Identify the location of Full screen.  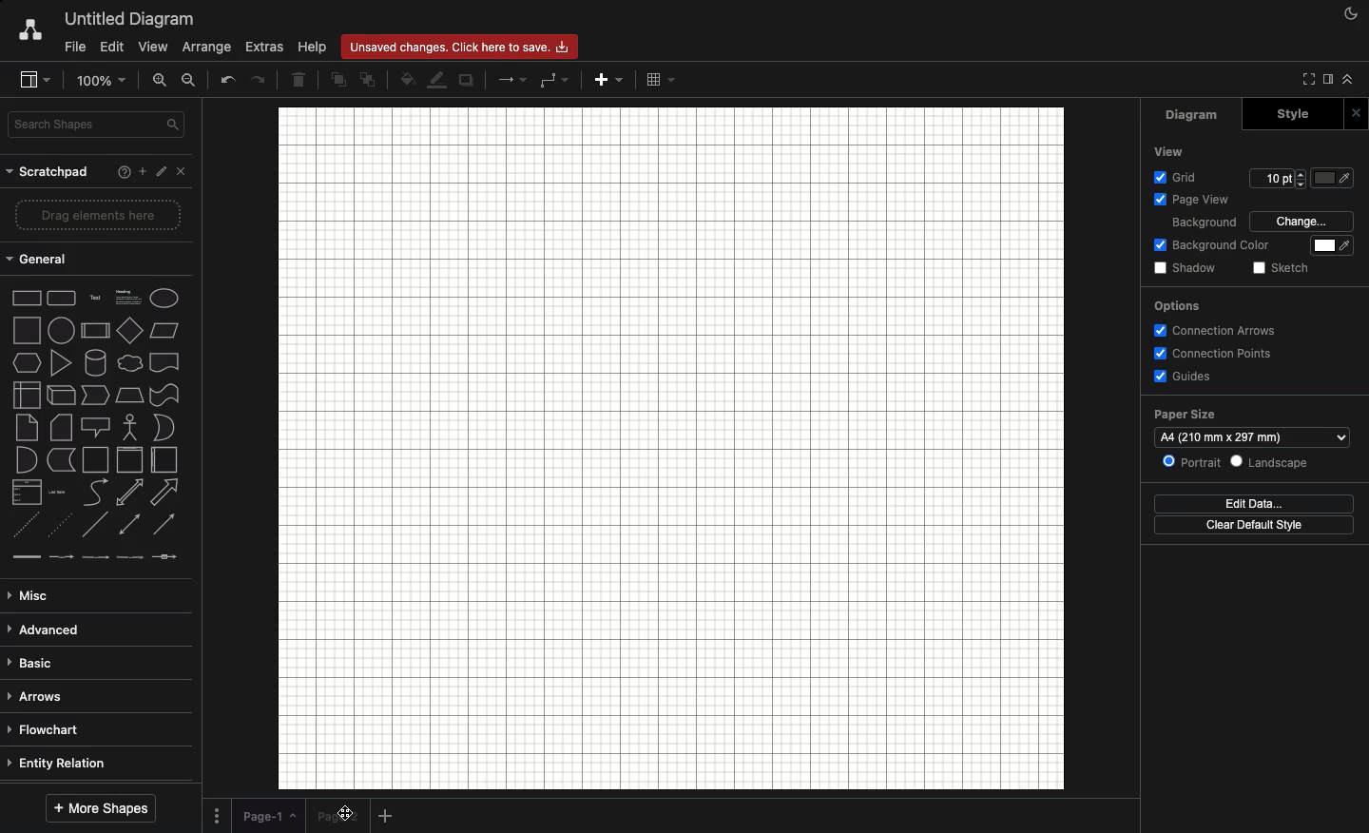
(1304, 81).